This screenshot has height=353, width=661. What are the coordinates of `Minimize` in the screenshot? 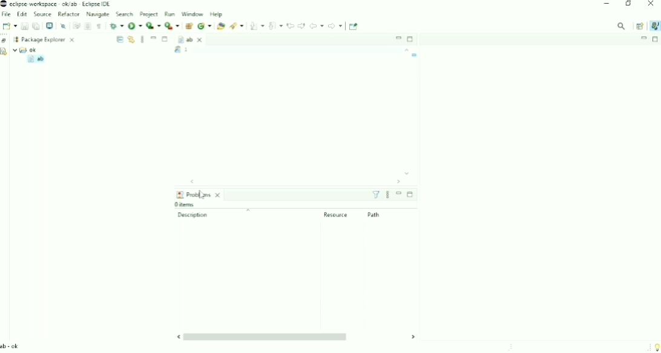 It's located at (607, 4).